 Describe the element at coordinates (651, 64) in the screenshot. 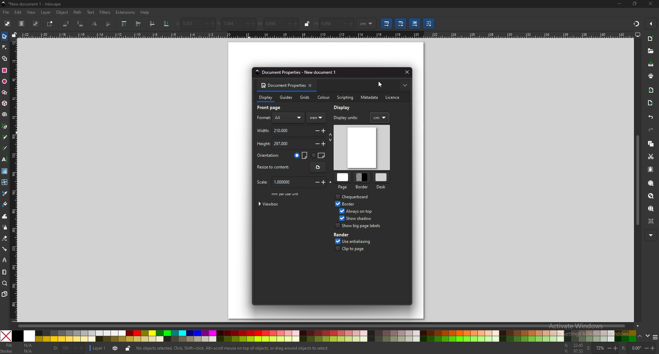

I see `save` at that location.